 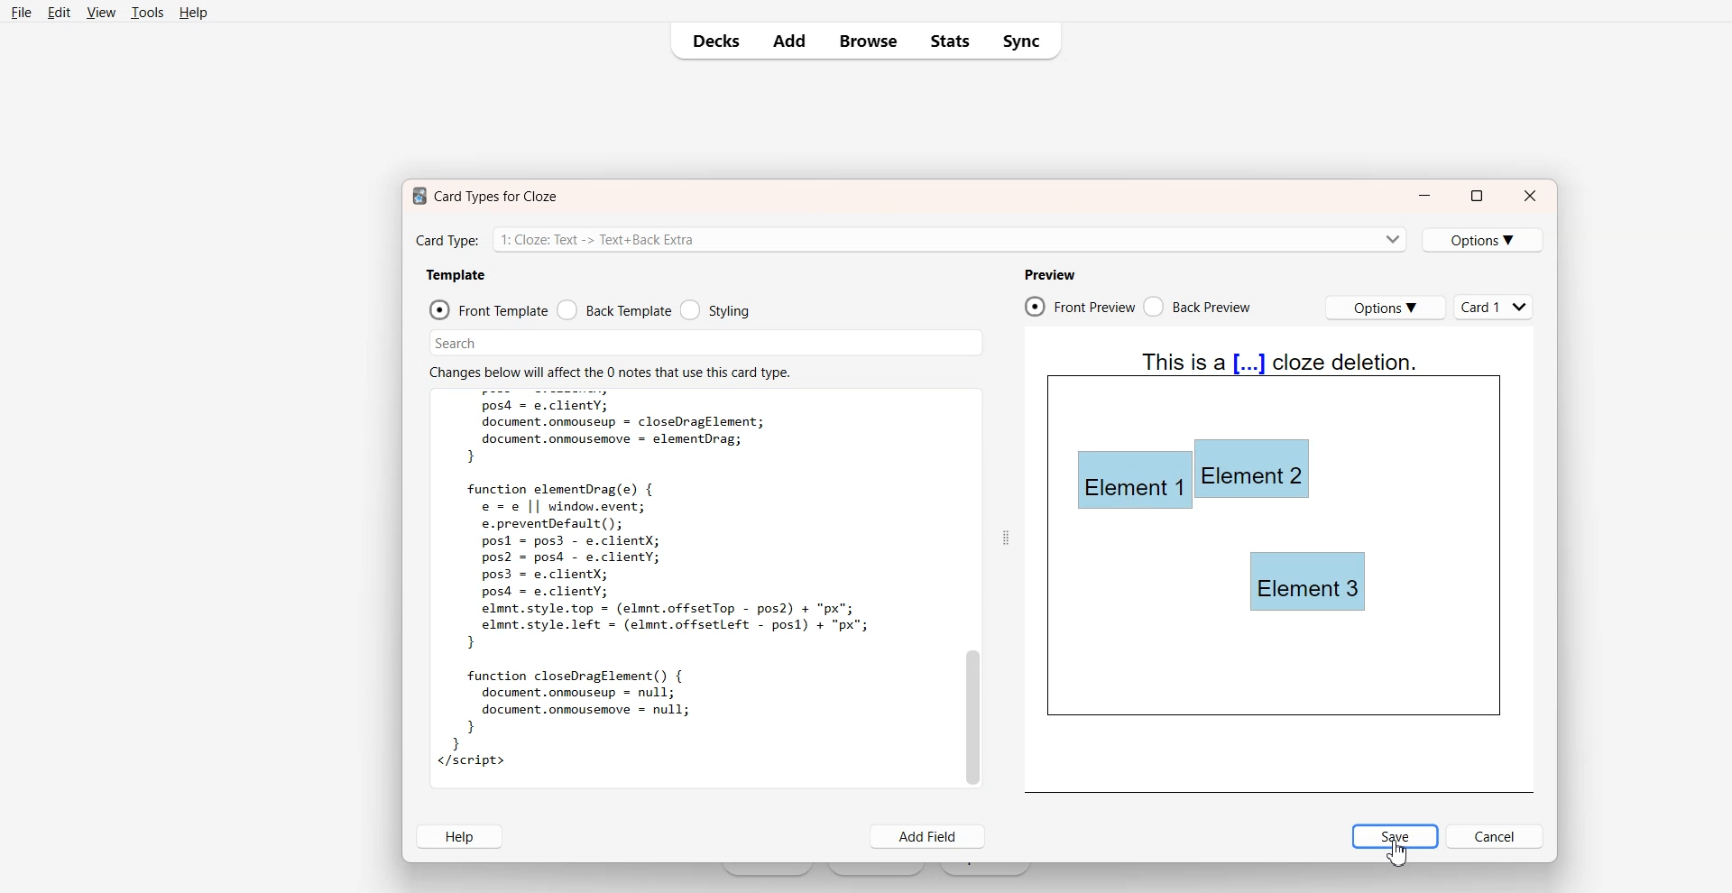 What do you see at coordinates (100, 12) in the screenshot?
I see `View` at bounding box center [100, 12].